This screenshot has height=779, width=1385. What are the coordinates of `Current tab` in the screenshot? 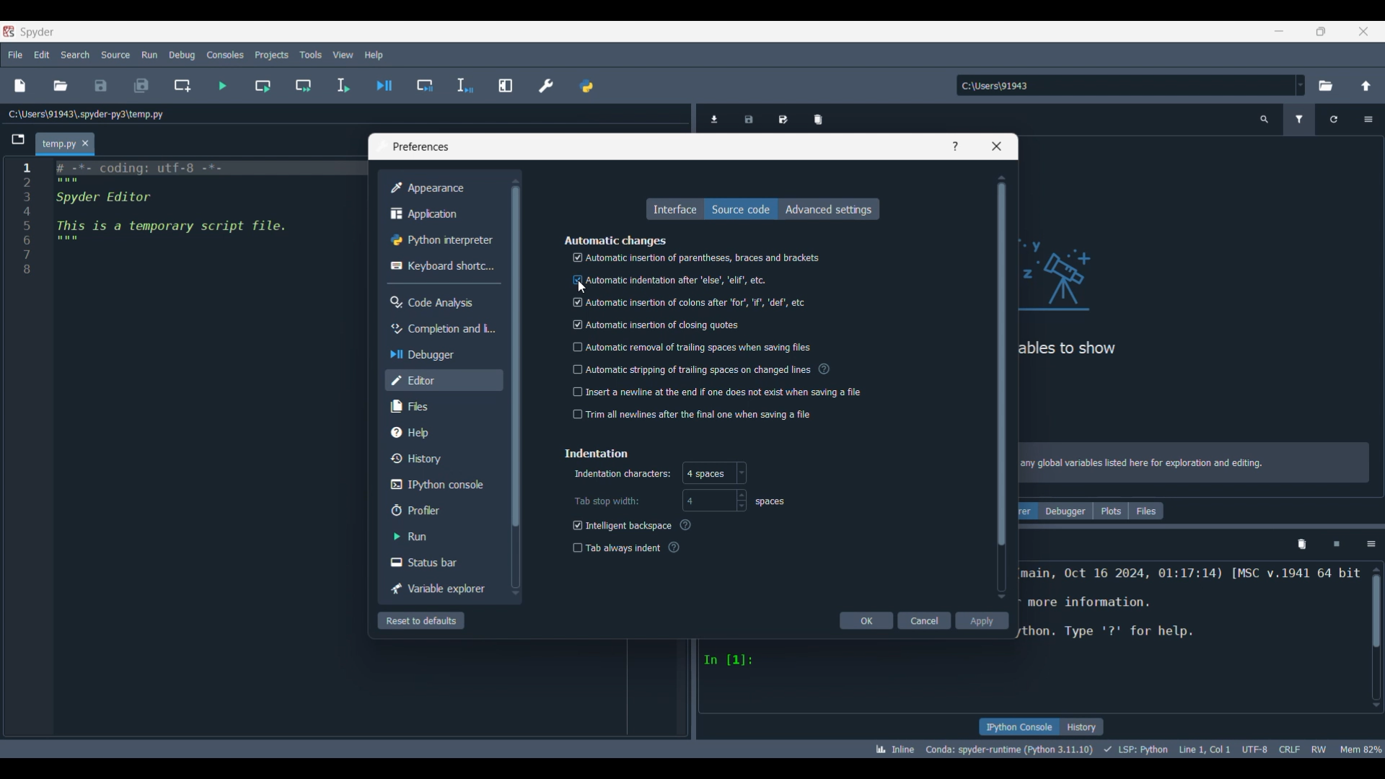 It's located at (58, 145).